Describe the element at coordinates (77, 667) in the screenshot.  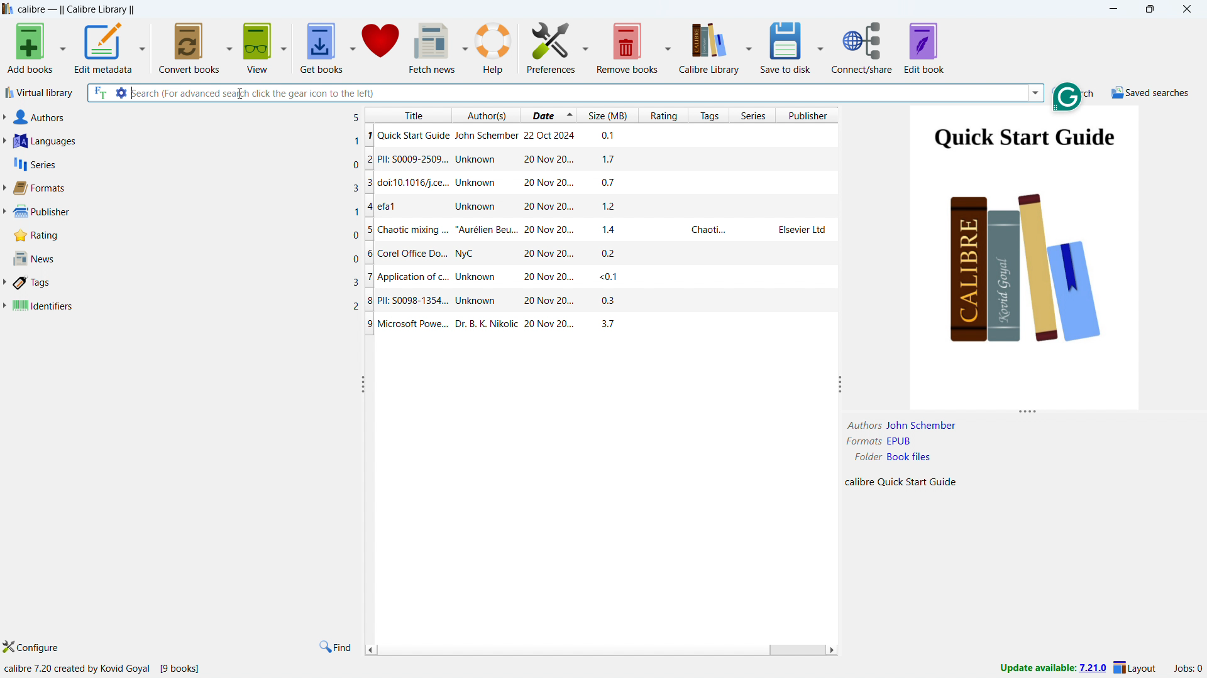
I see `calibre 7.20 created by kovid Goyal` at that location.